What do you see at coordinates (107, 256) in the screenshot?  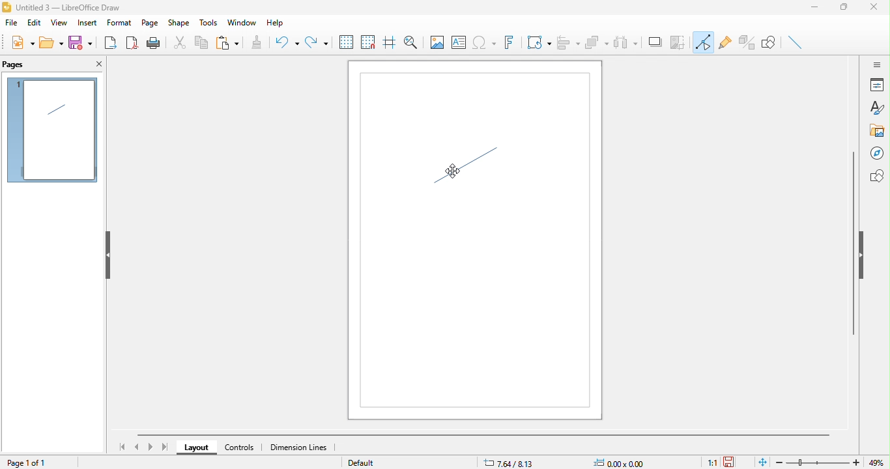 I see `hide` at bounding box center [107, 256].